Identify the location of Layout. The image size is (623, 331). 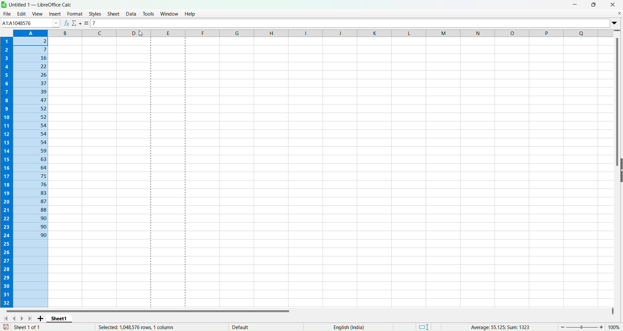
(424, 326).